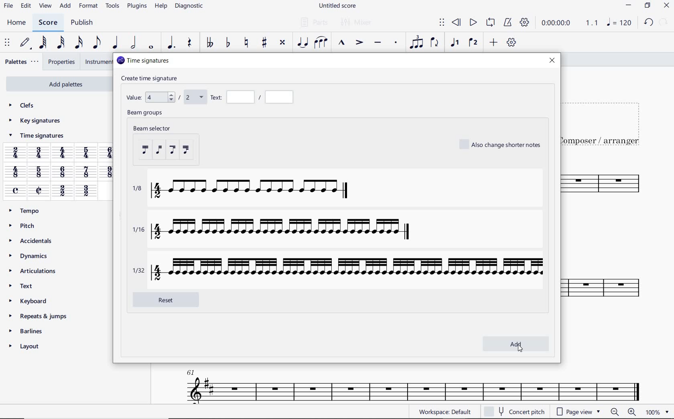 The width and height of the screenshot is (674, 419). What do you see at coordinates (64, 154) in the screenshot?
I see `4/4` at bounding box center [64, 154].